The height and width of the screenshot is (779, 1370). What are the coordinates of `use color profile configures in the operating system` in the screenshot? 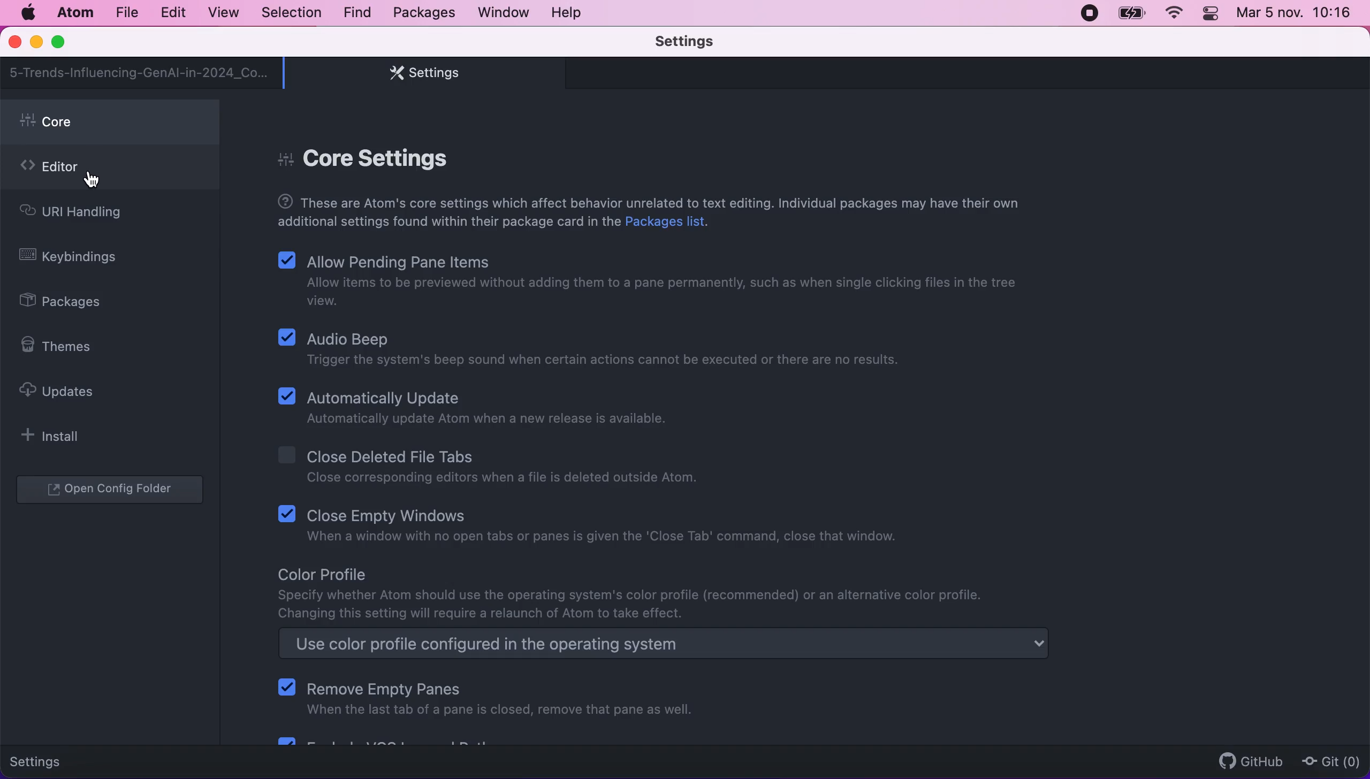 It's located at (688, 645).